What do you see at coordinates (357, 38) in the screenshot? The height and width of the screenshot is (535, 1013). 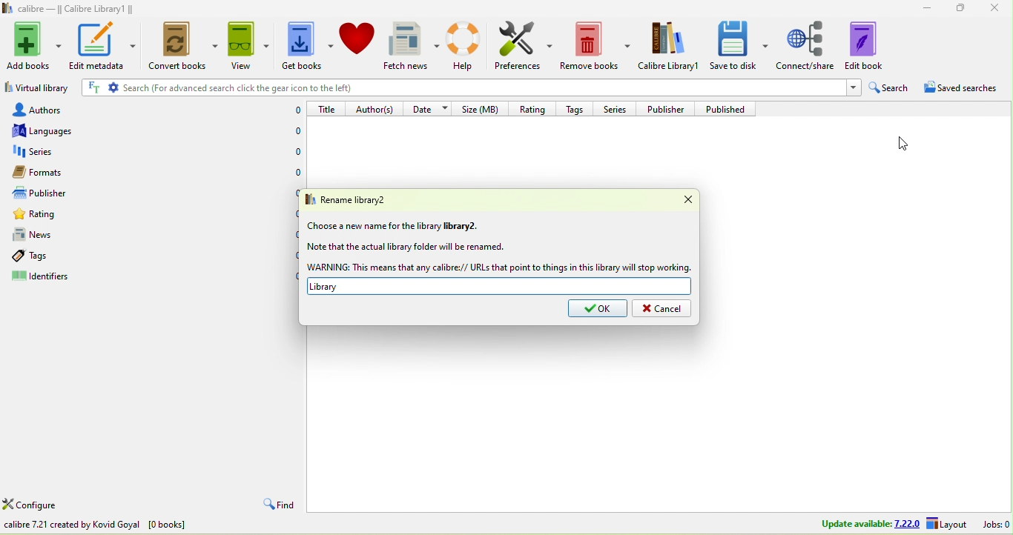 I see `donate` at bounding box center [357, 38].